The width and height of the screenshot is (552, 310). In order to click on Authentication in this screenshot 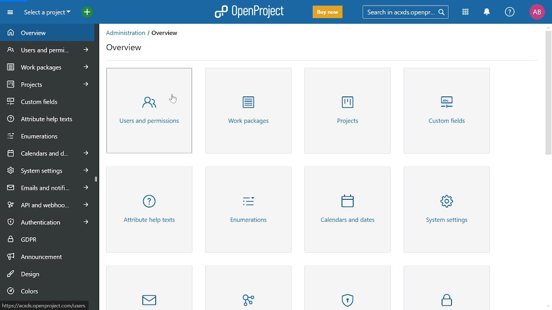, I will do `click(49, 223)`.